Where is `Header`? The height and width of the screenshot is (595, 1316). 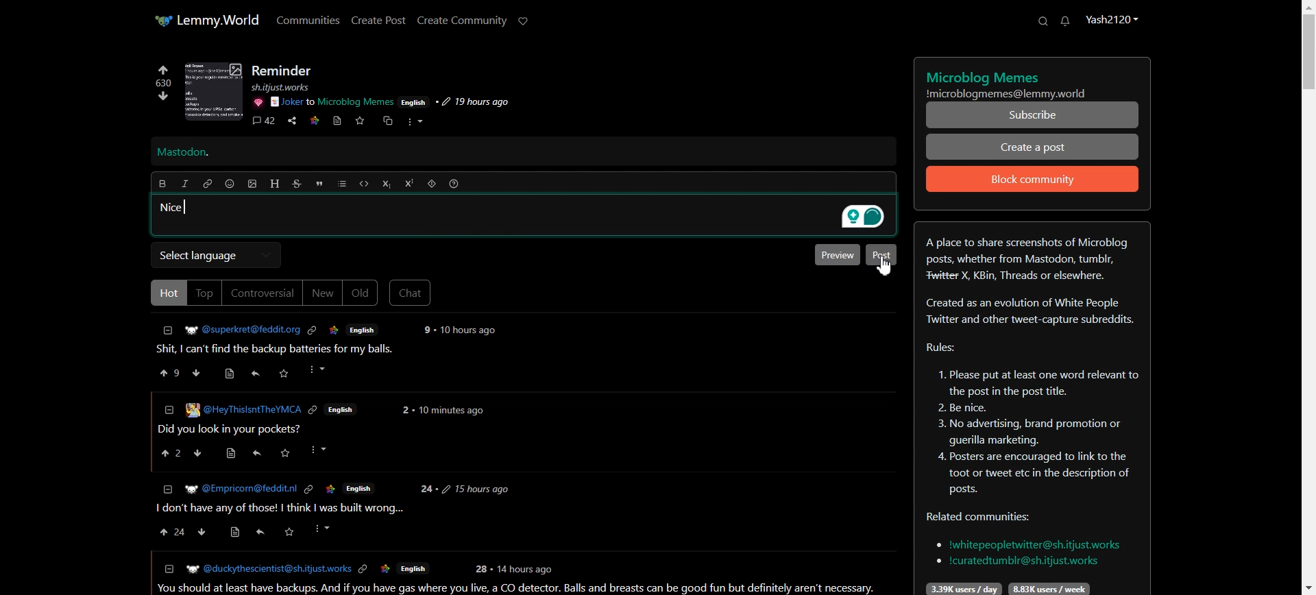 Header is located at coordinates (275, 184).